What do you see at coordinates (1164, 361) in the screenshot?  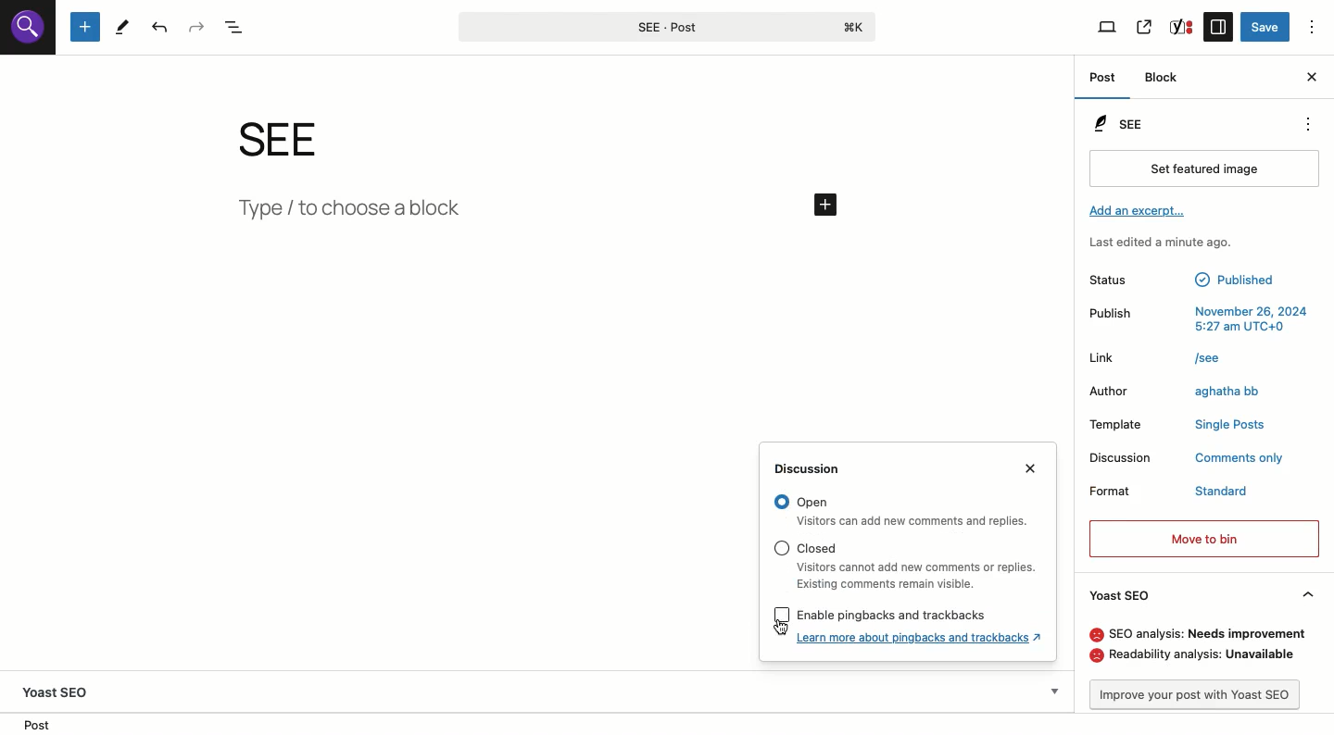 I see `Link /see` at bounding box center [1164, 361].